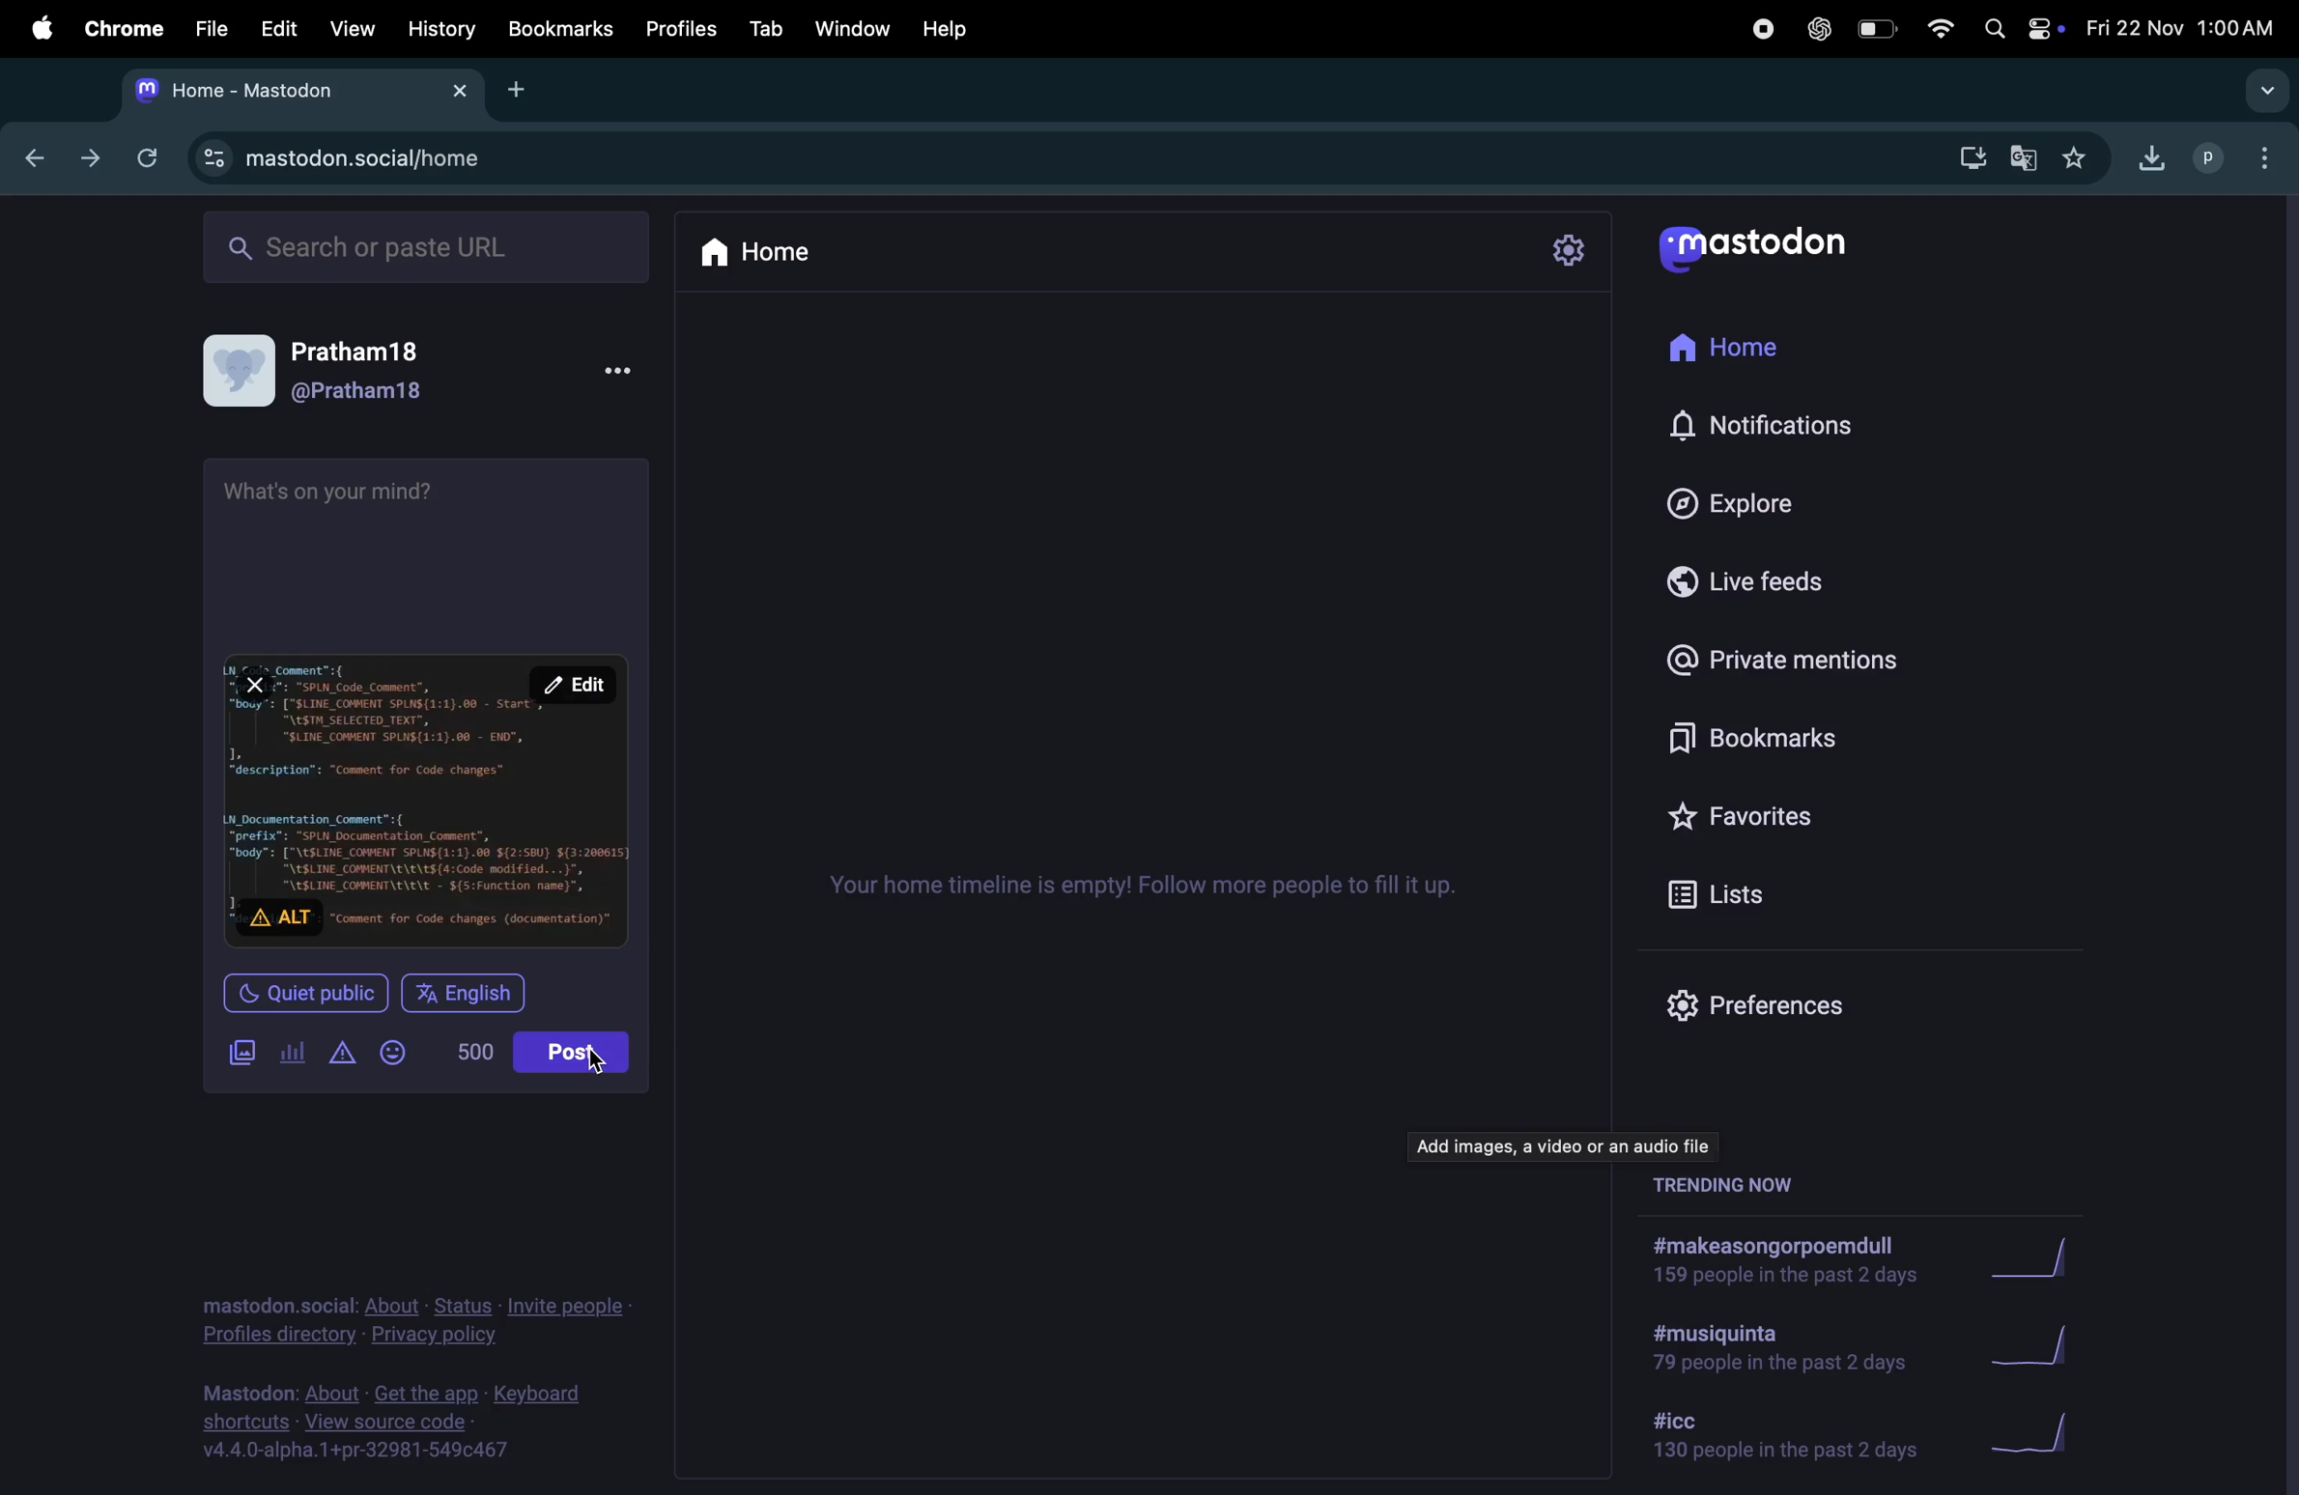  Describe the element at coordinates (1765, 354) in the screenshot. I see `home` at that location.